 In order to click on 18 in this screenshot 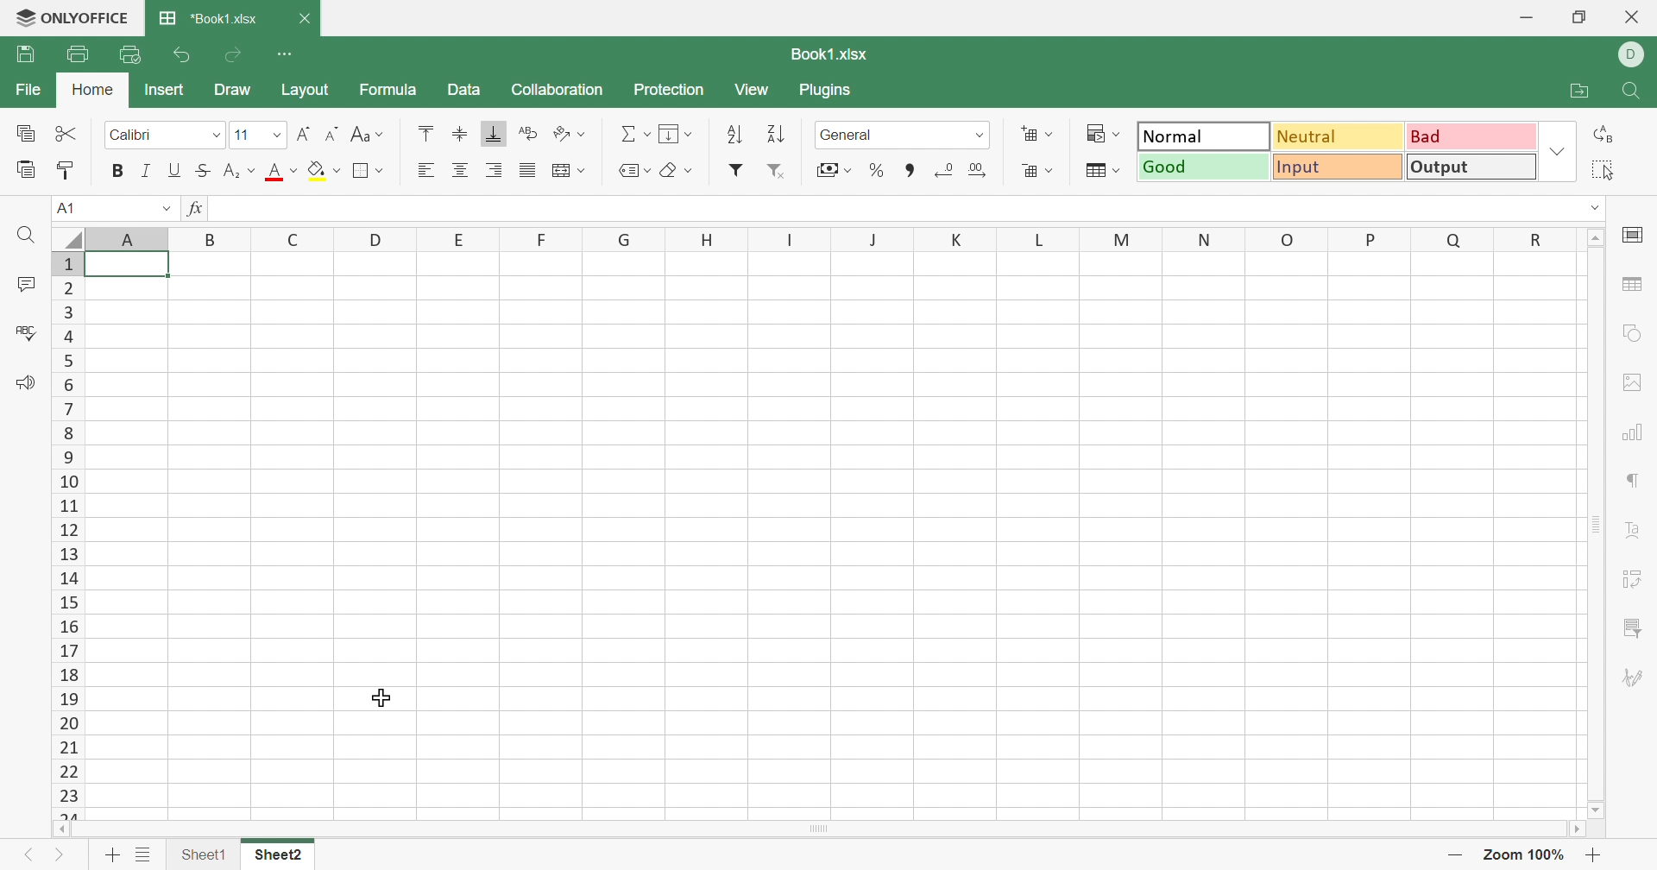, I will do `click(67, 678)`.